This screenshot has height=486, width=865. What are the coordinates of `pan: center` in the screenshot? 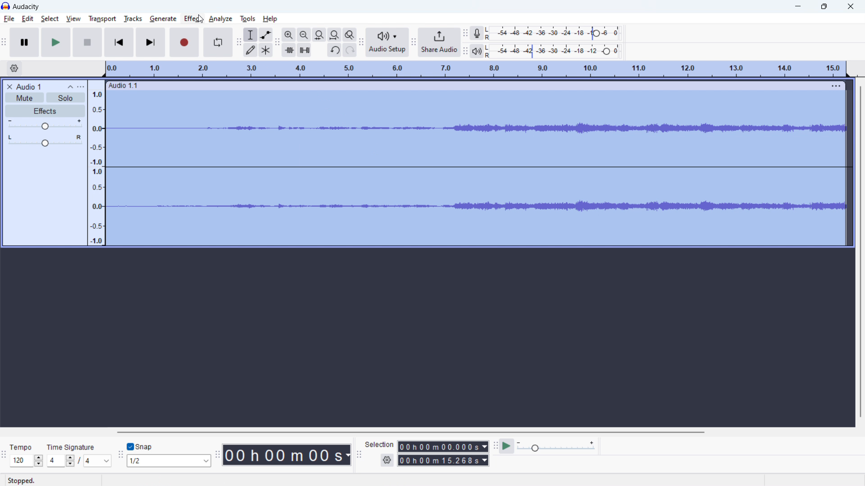 It's located at (45, 140).